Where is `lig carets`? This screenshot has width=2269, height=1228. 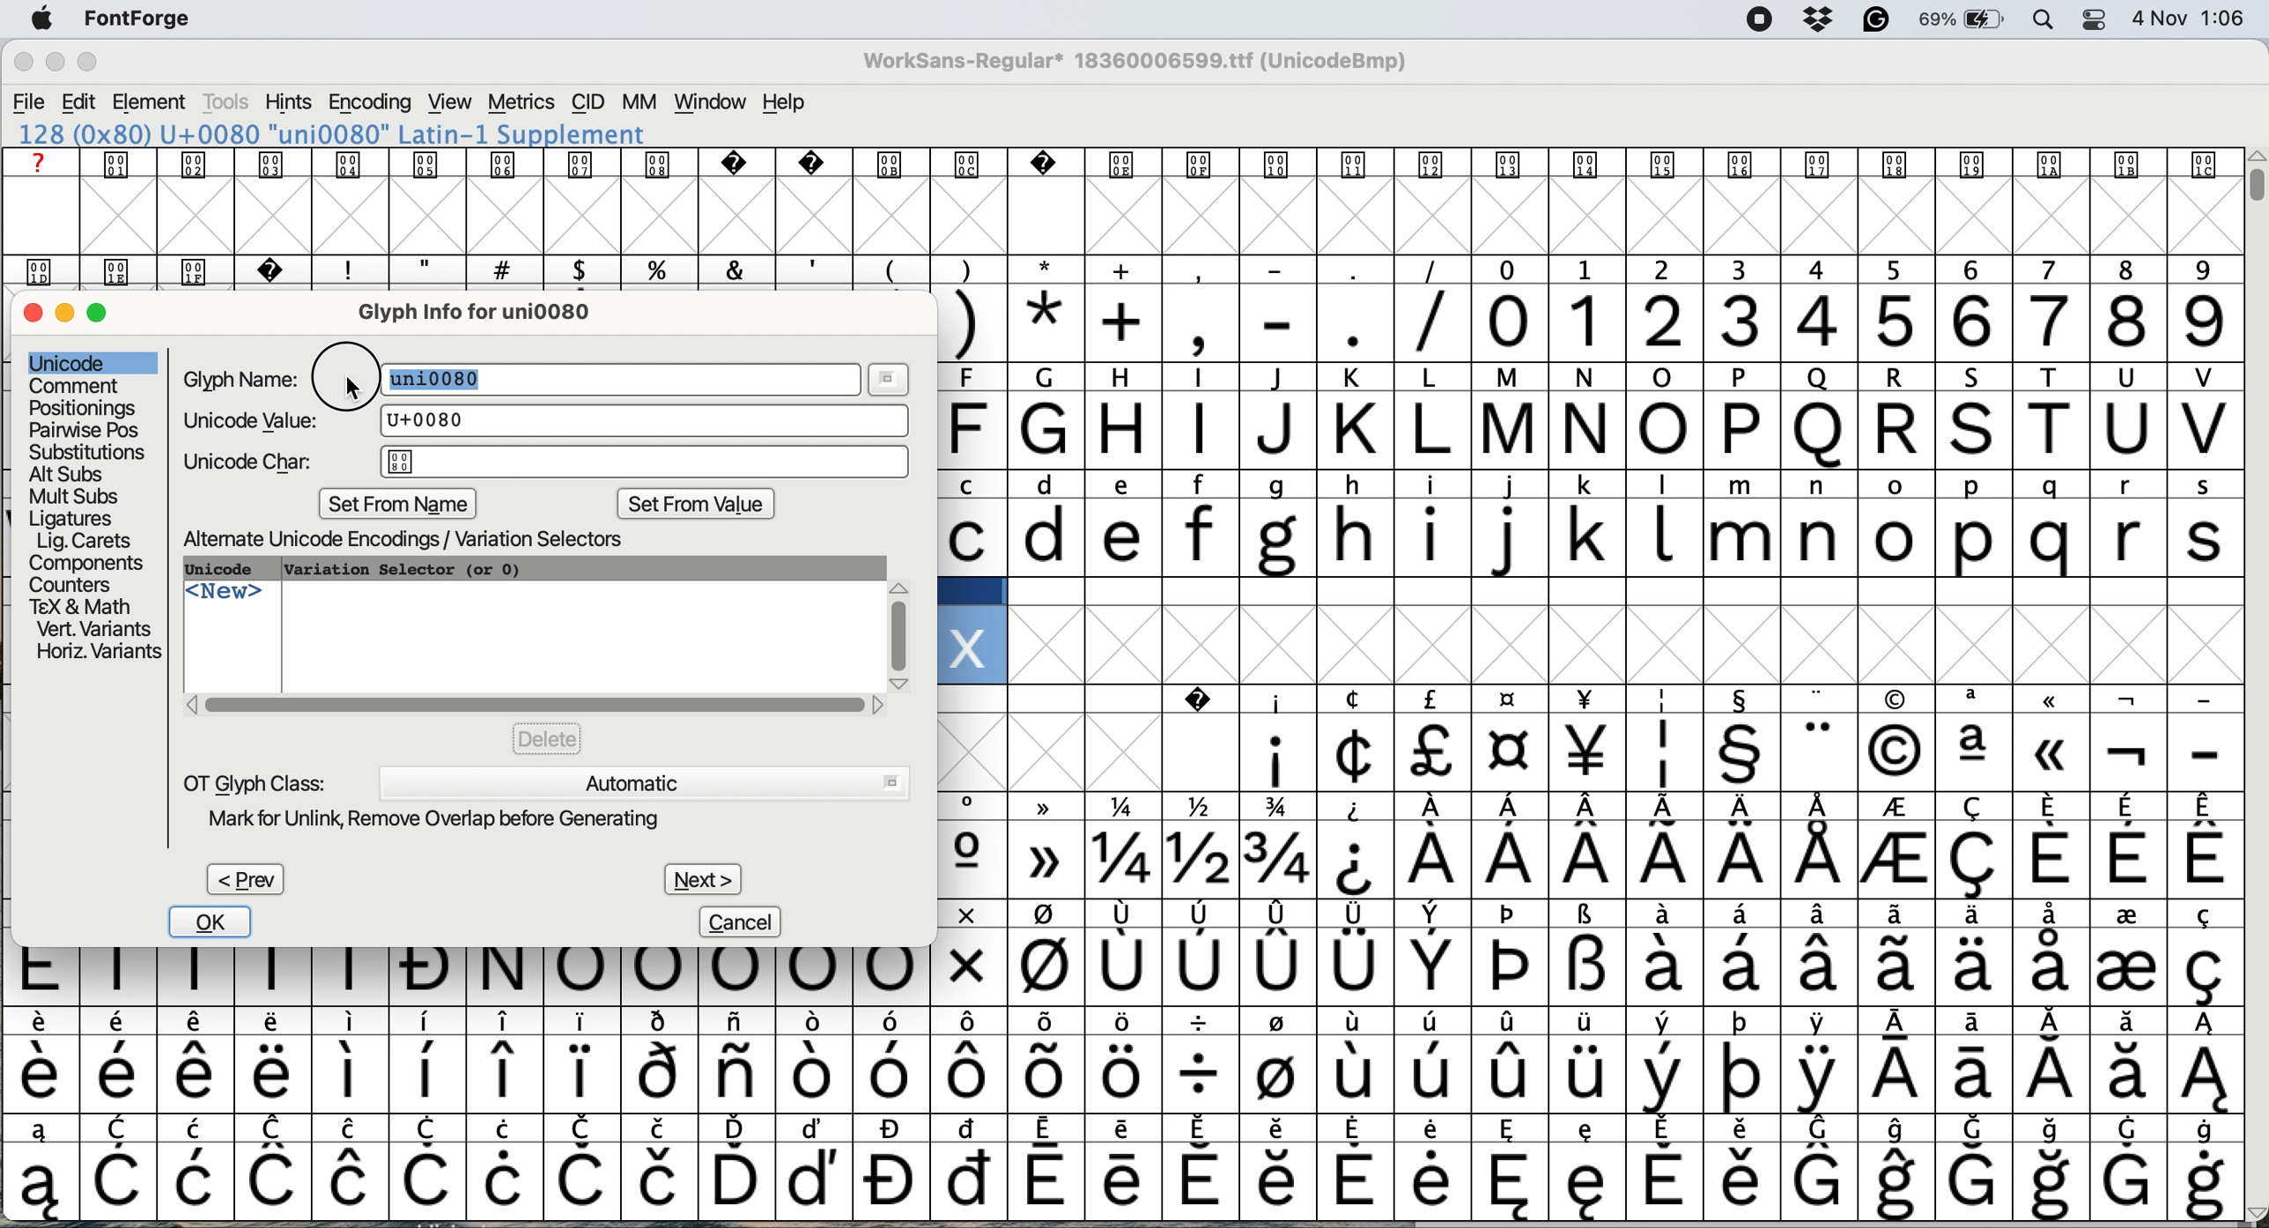 lig carets is located at coordinates (82, 540).